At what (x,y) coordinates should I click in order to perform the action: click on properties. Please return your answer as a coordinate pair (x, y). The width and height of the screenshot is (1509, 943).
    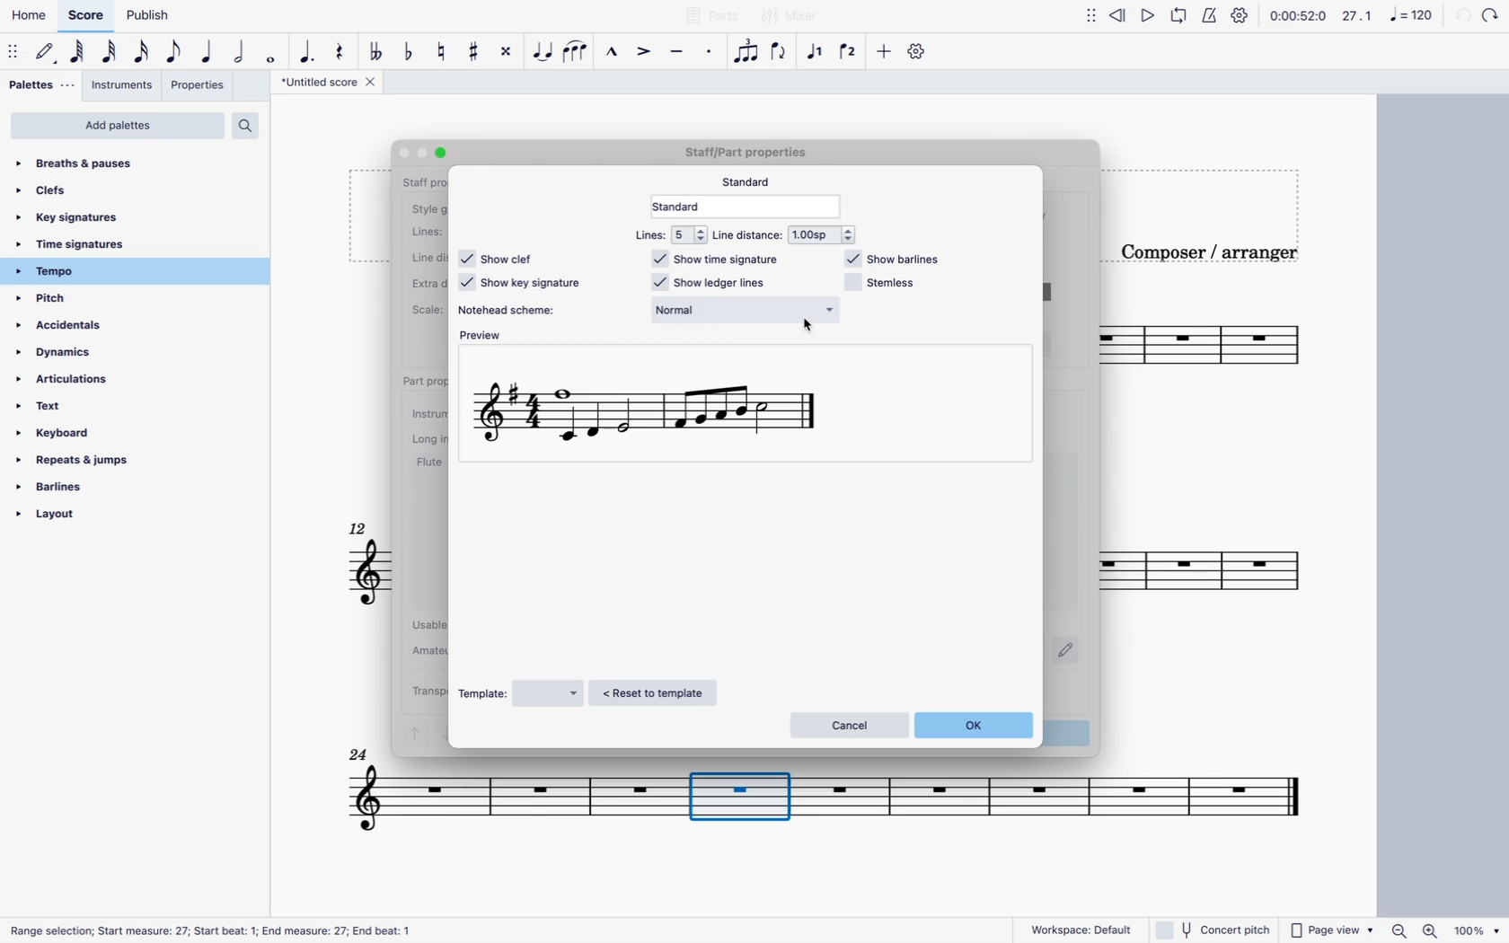
    Looking at the image, I should click on (203, 88).